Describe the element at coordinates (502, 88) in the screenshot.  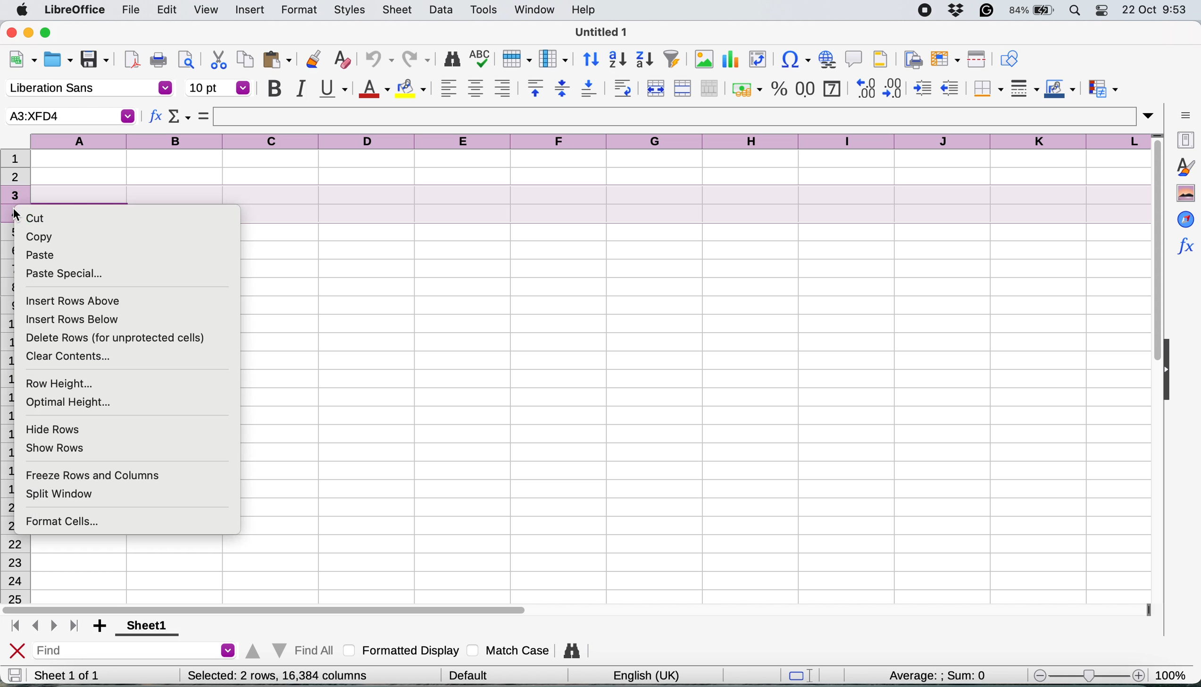
I see `align right` at that location.